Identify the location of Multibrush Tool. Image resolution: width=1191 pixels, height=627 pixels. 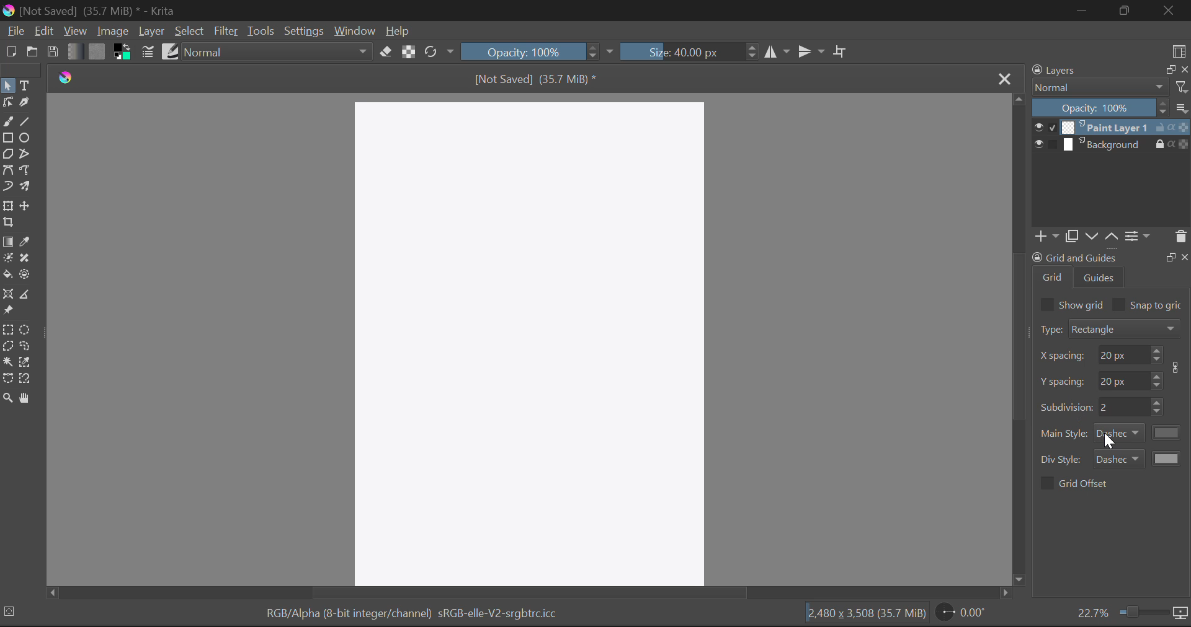
(27, 188).